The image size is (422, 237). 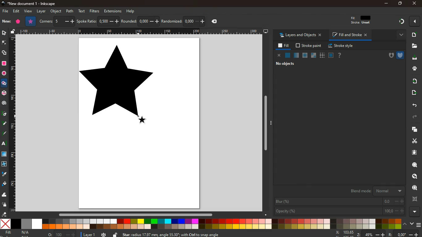 I want to click on up, so click(x=405, y=224).